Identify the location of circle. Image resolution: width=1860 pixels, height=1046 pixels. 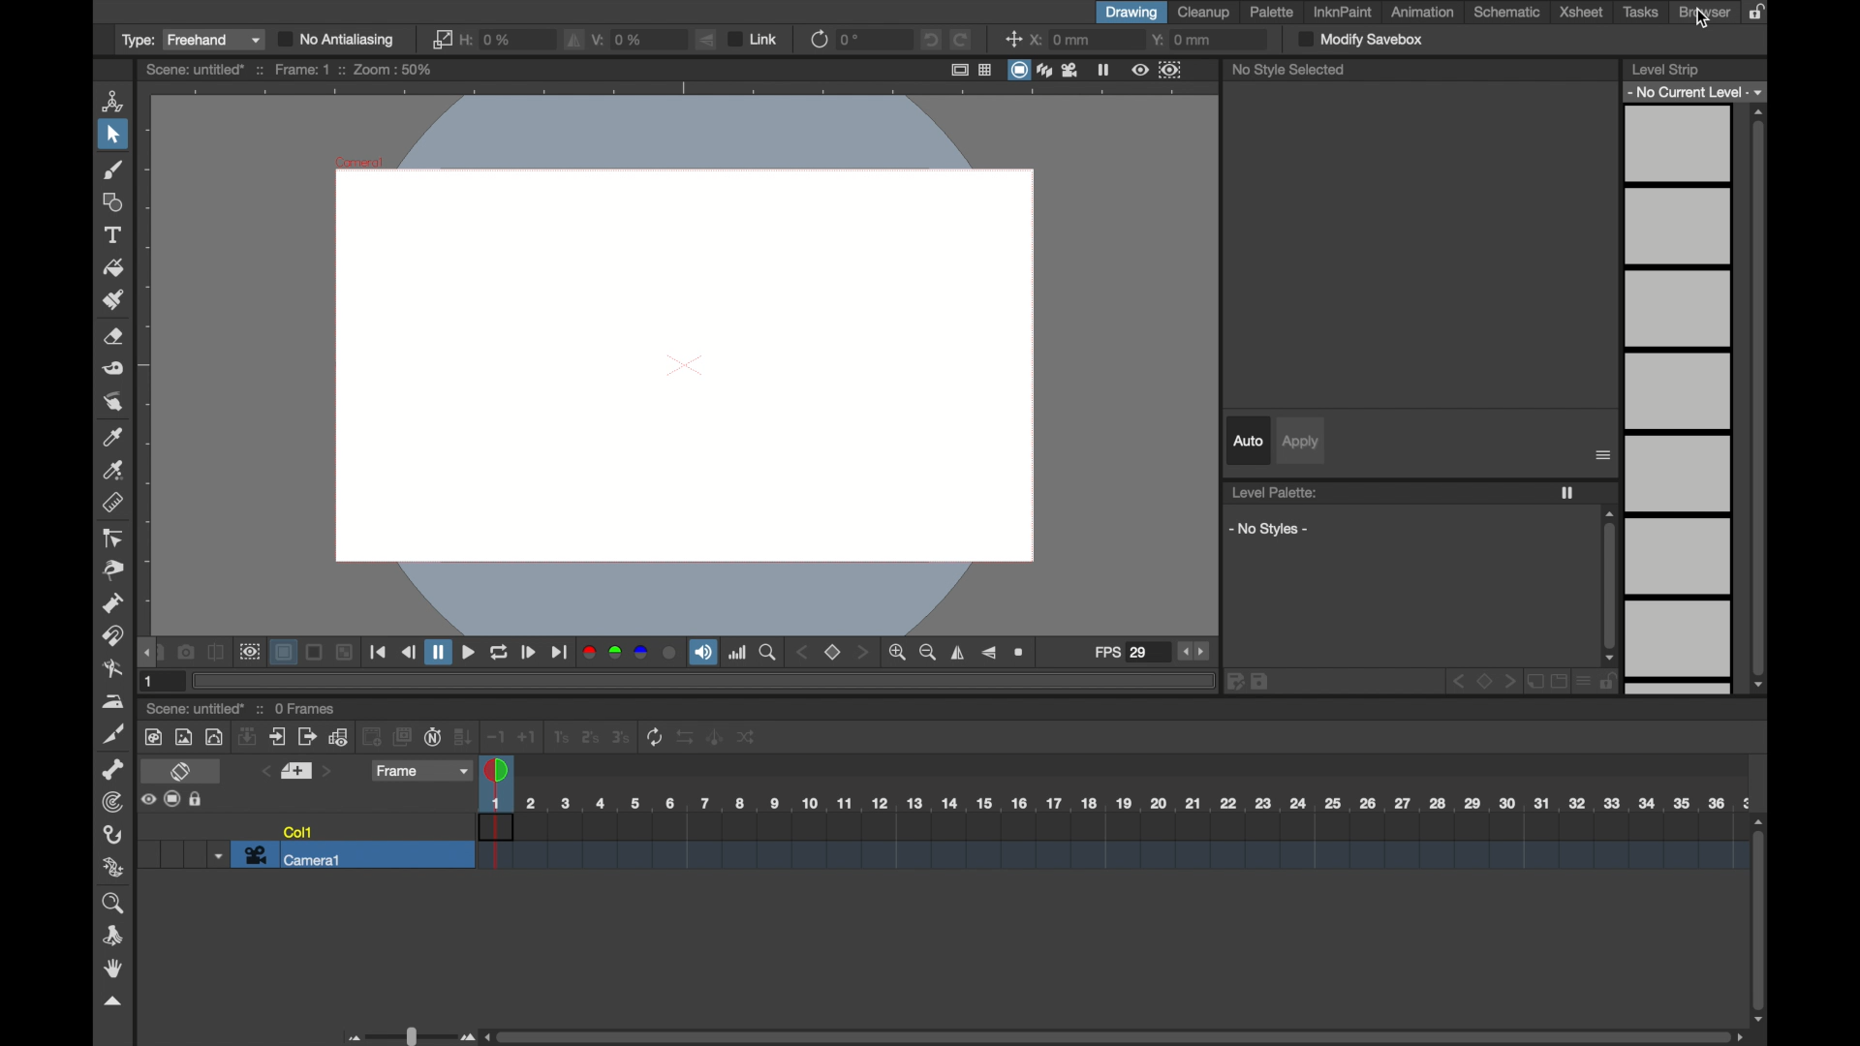
(215, 736).